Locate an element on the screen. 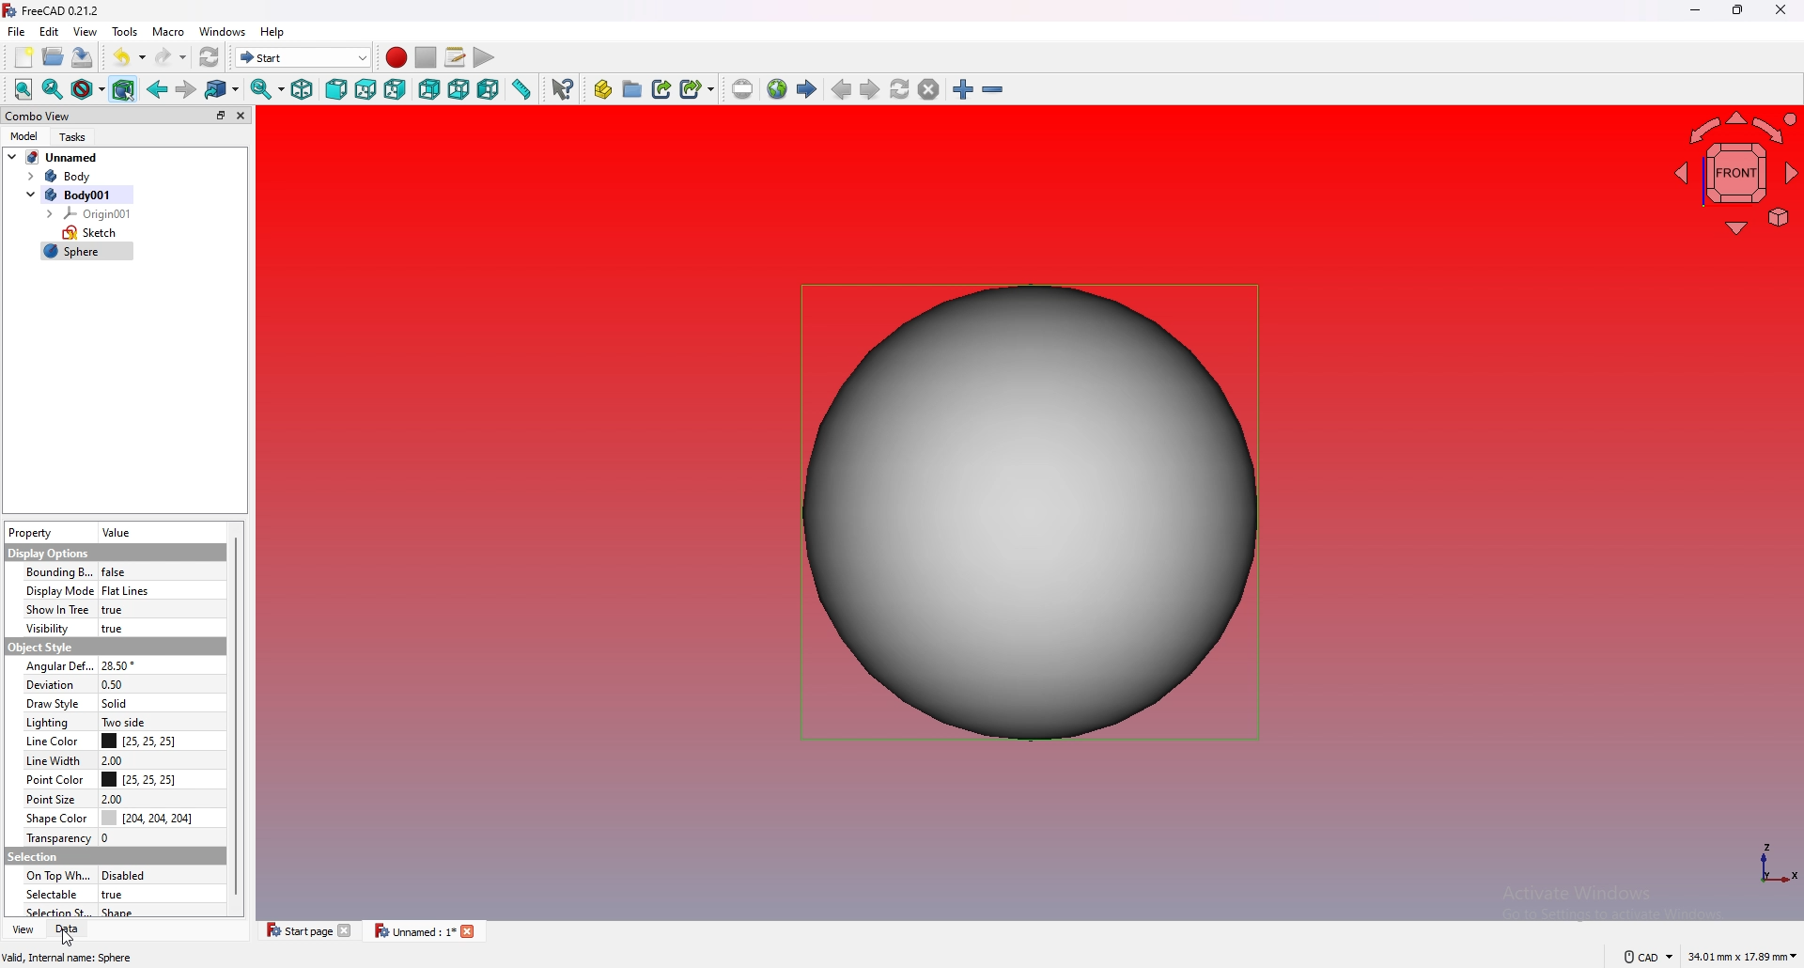  bounding box is located at coordinates (114, 572).